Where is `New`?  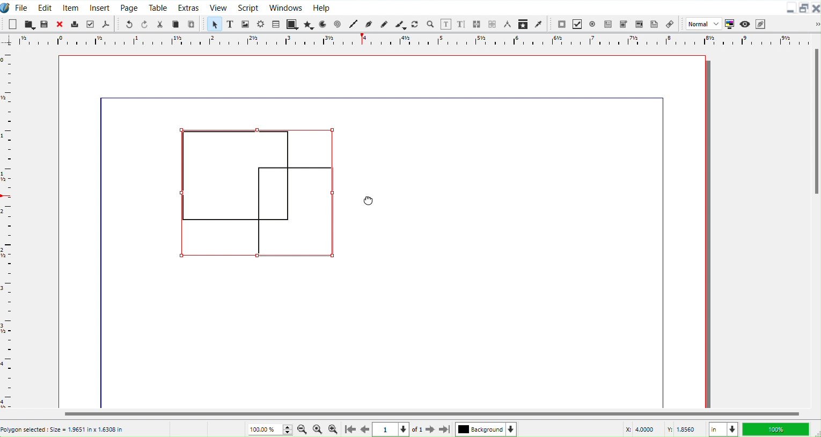 New is located at coordinates (12, 24).